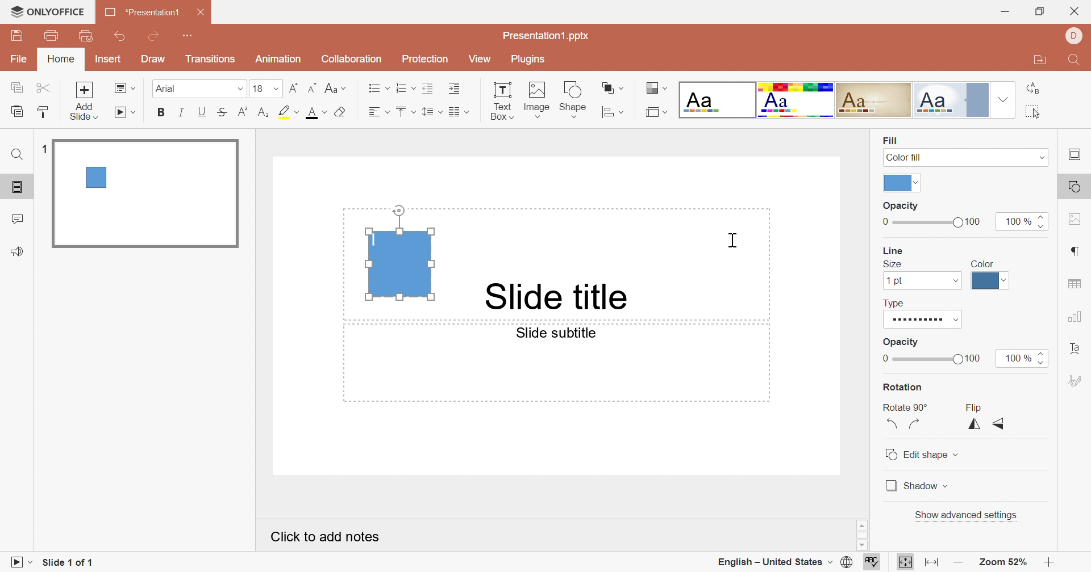 This screenshot has width=1091, height=572. Describe the element at coordinates (717, 101) in the screenshot. I see `Blank` at that location.